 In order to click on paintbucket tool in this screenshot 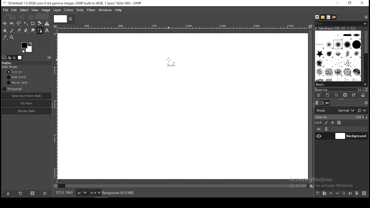, I will do `click(4, 31)`.